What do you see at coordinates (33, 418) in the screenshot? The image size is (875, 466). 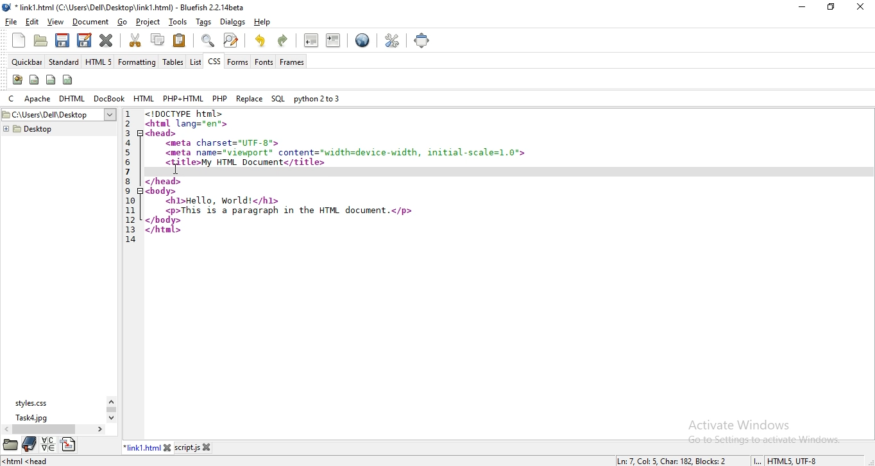 I see `task4` at bounding box center [33, 418].